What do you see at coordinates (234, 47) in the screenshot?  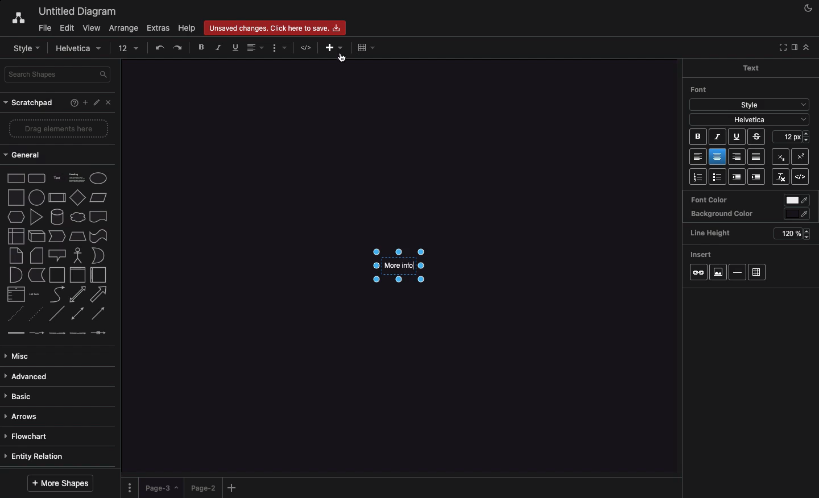 I see `Underline` at bounding box center [234, 47].